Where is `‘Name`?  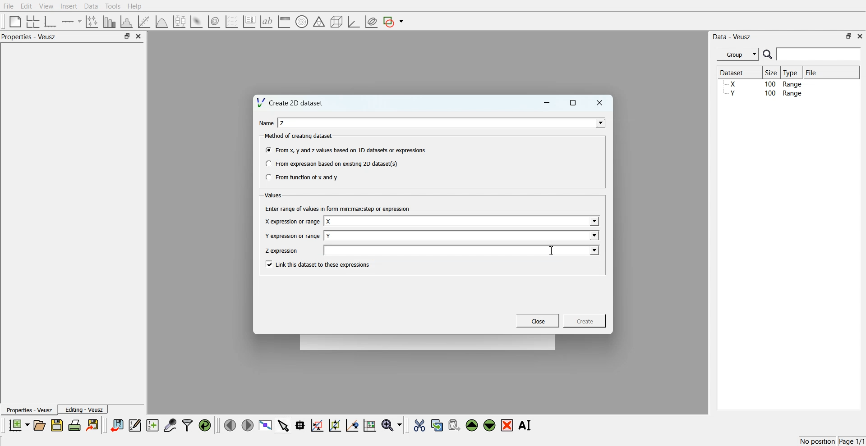 ‘Name is located at coordinates (265, 123).